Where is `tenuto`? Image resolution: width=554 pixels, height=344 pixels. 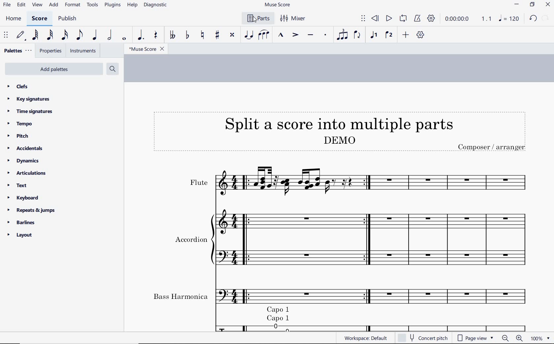 tenuto is located at coordinates (310, 35).